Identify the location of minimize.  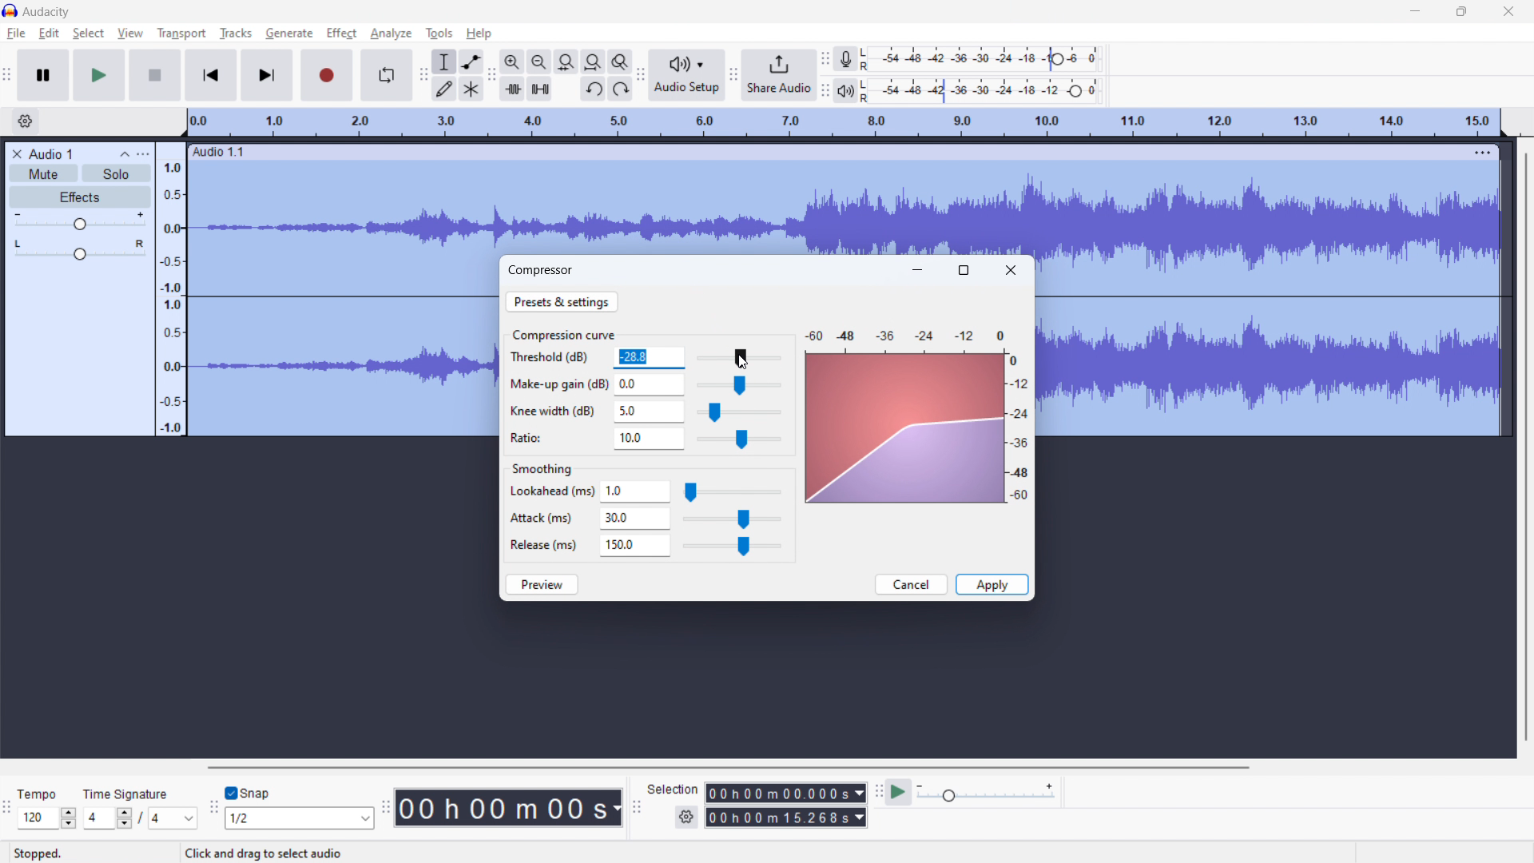
(918, 269).